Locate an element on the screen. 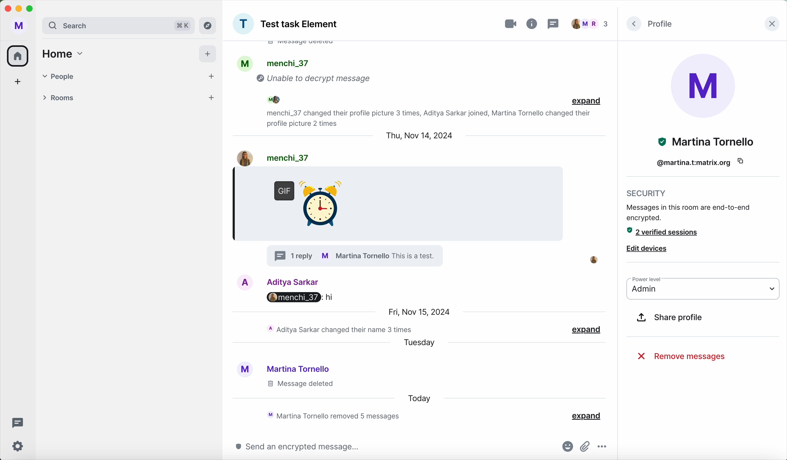 This screenshot has width=787, height=460. profile is located at coordinates (662, 24).